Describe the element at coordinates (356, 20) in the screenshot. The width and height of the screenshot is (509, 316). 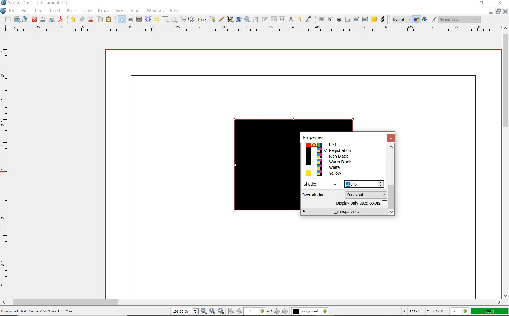
I see `pdf combo box` at that location.